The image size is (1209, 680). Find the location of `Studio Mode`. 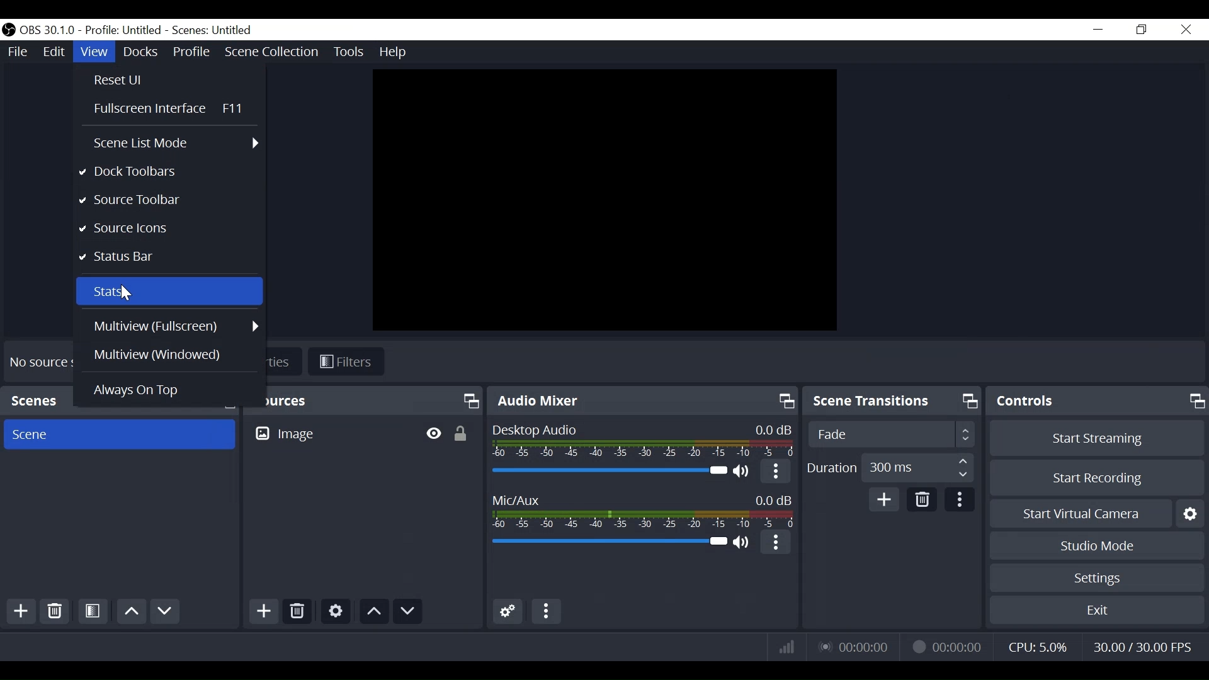

Studio Mode is located at coordinates (1098, 547).